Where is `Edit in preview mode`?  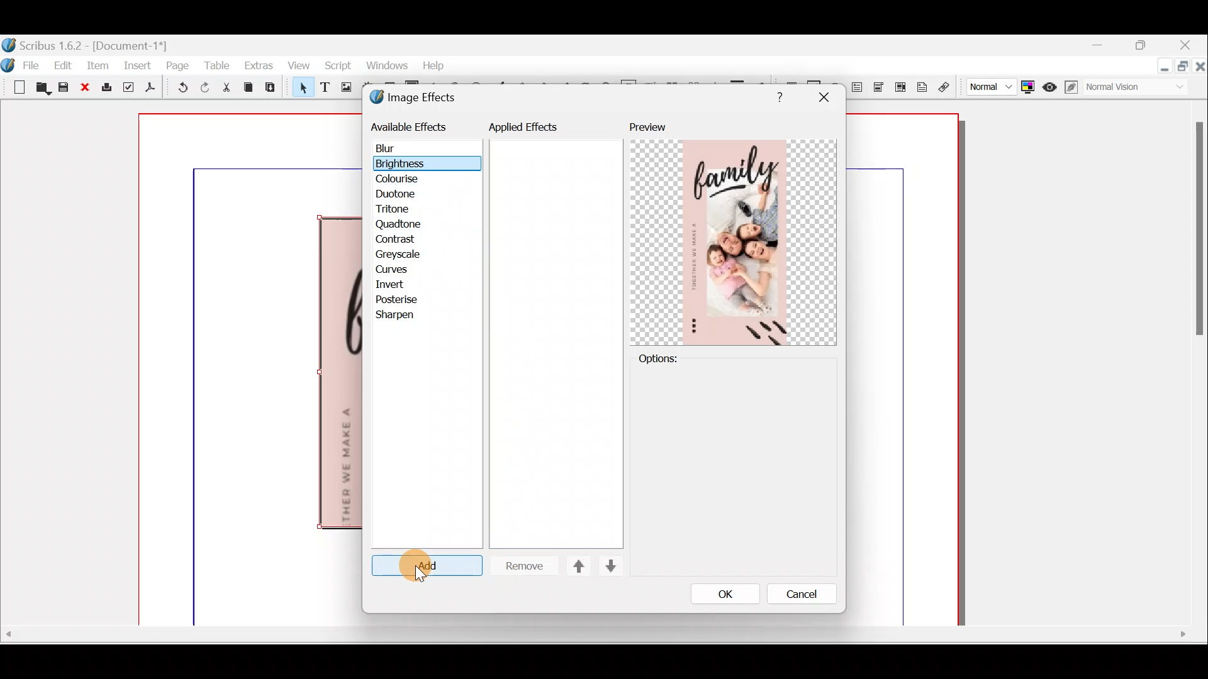 Edit in preview mode is located at coordinates (1072, 87).